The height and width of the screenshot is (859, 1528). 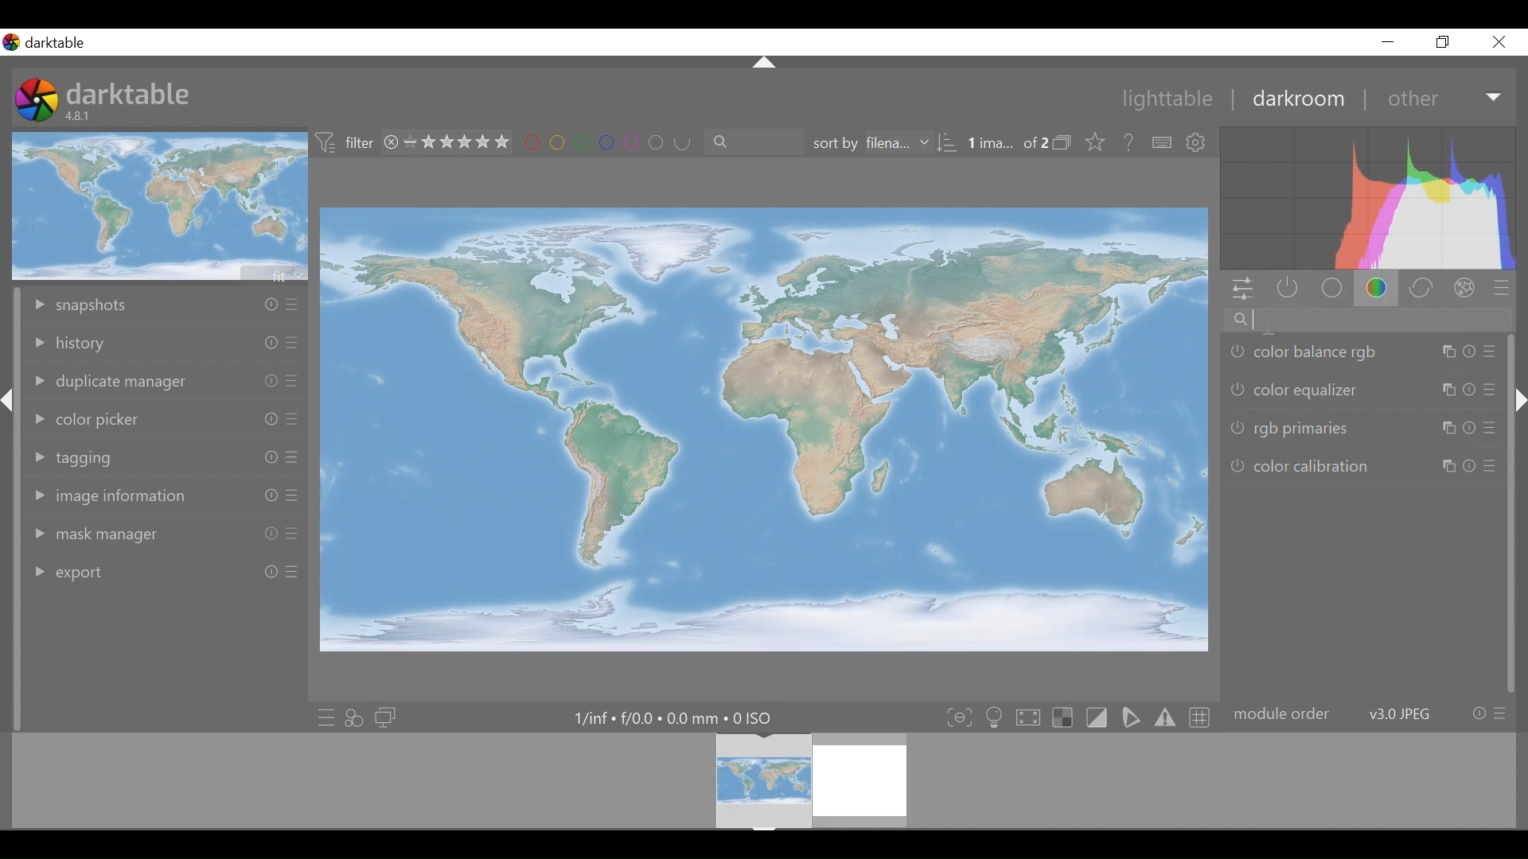 What do you see at coordinates (1362, 465) in the screenshot?
I see `color calibration` at bounding box center [1362, 465].